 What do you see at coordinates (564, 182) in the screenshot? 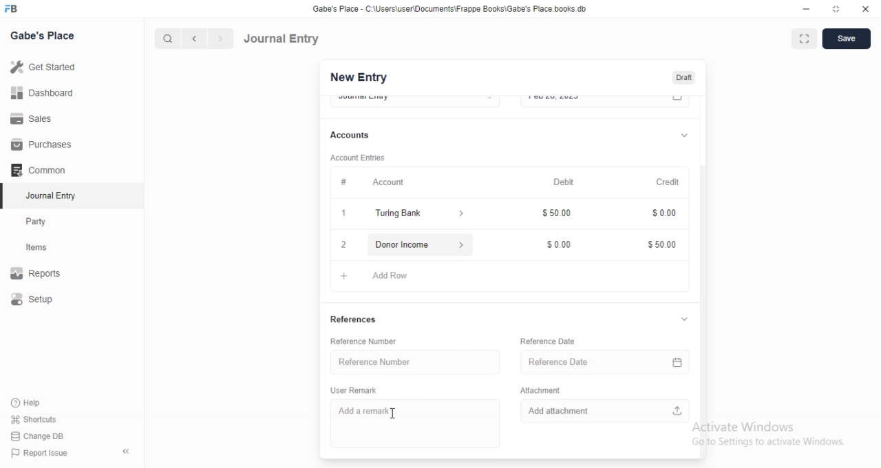
I see `Debit` at bounding box center [564, 182].